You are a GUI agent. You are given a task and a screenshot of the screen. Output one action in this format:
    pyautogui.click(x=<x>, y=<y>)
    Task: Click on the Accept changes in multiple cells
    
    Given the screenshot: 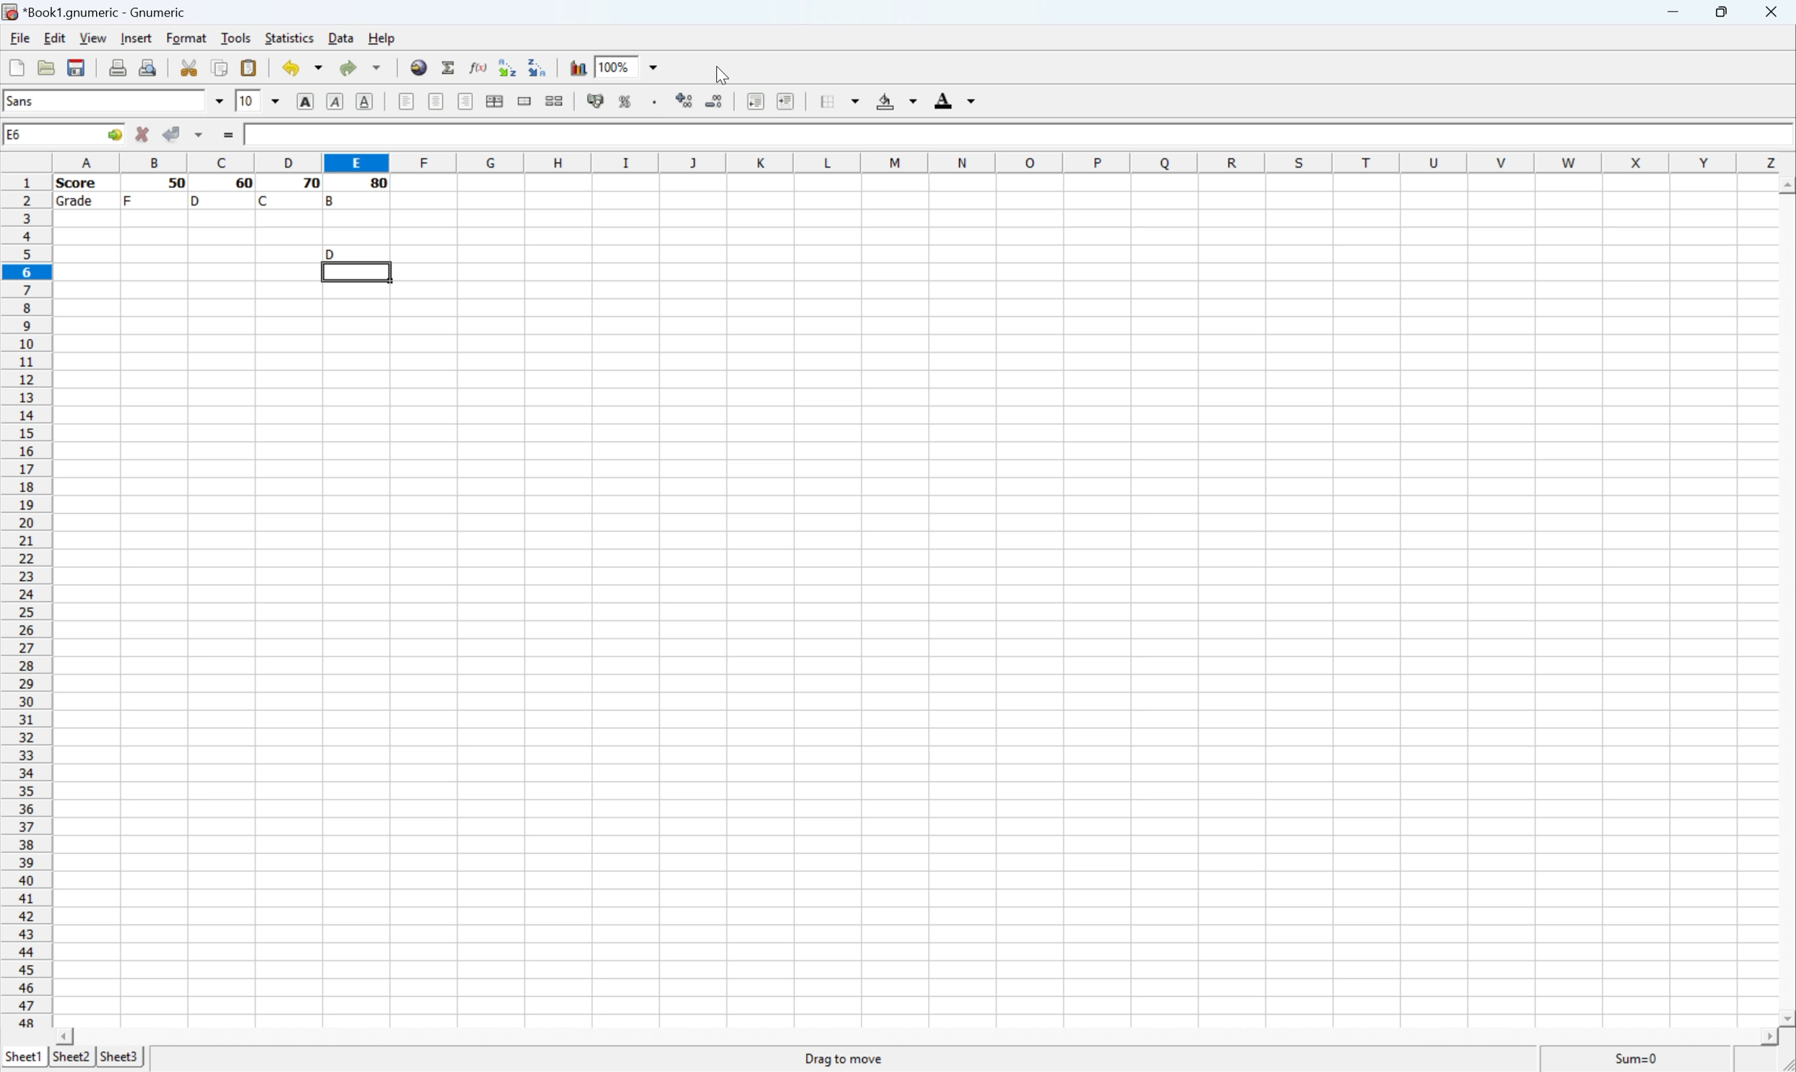 What is the action you would take?
    pyautogui.click(x=202, y=138)
    